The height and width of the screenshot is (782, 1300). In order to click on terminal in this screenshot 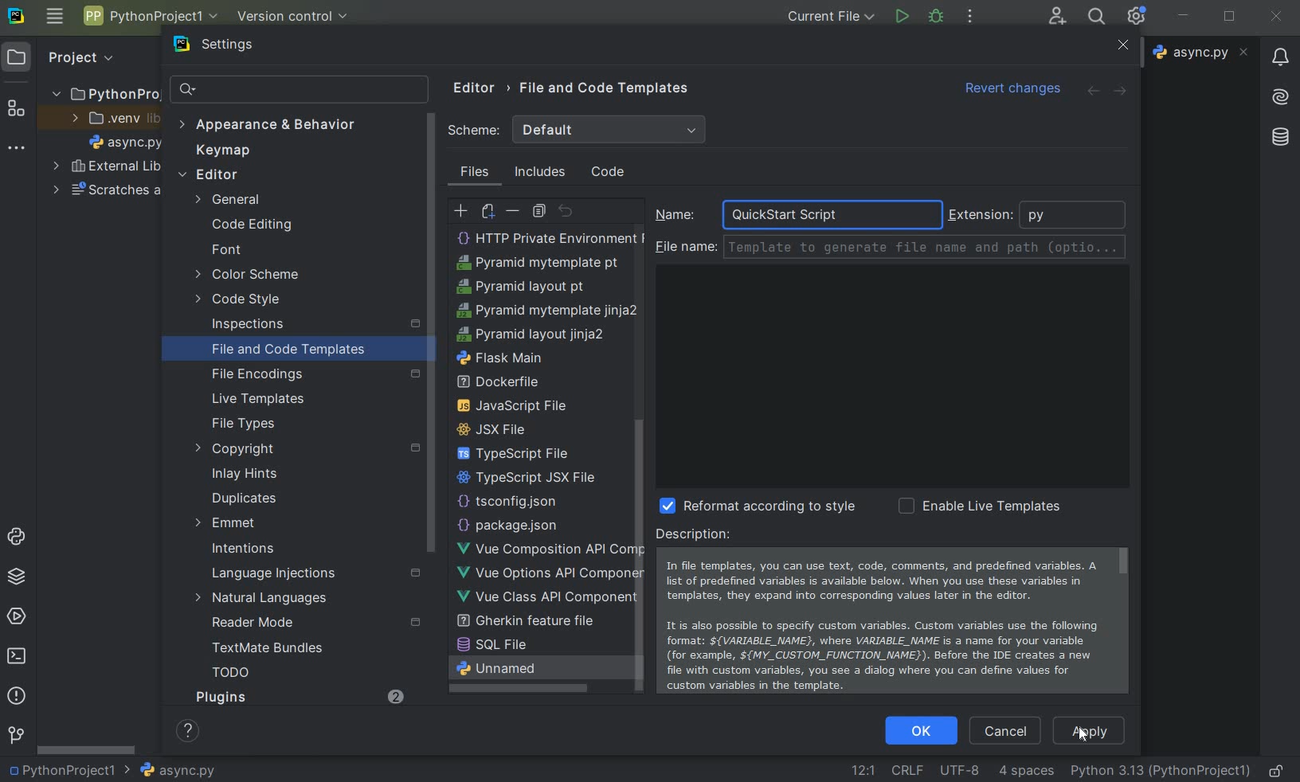, I will do `click(18, 655)`.